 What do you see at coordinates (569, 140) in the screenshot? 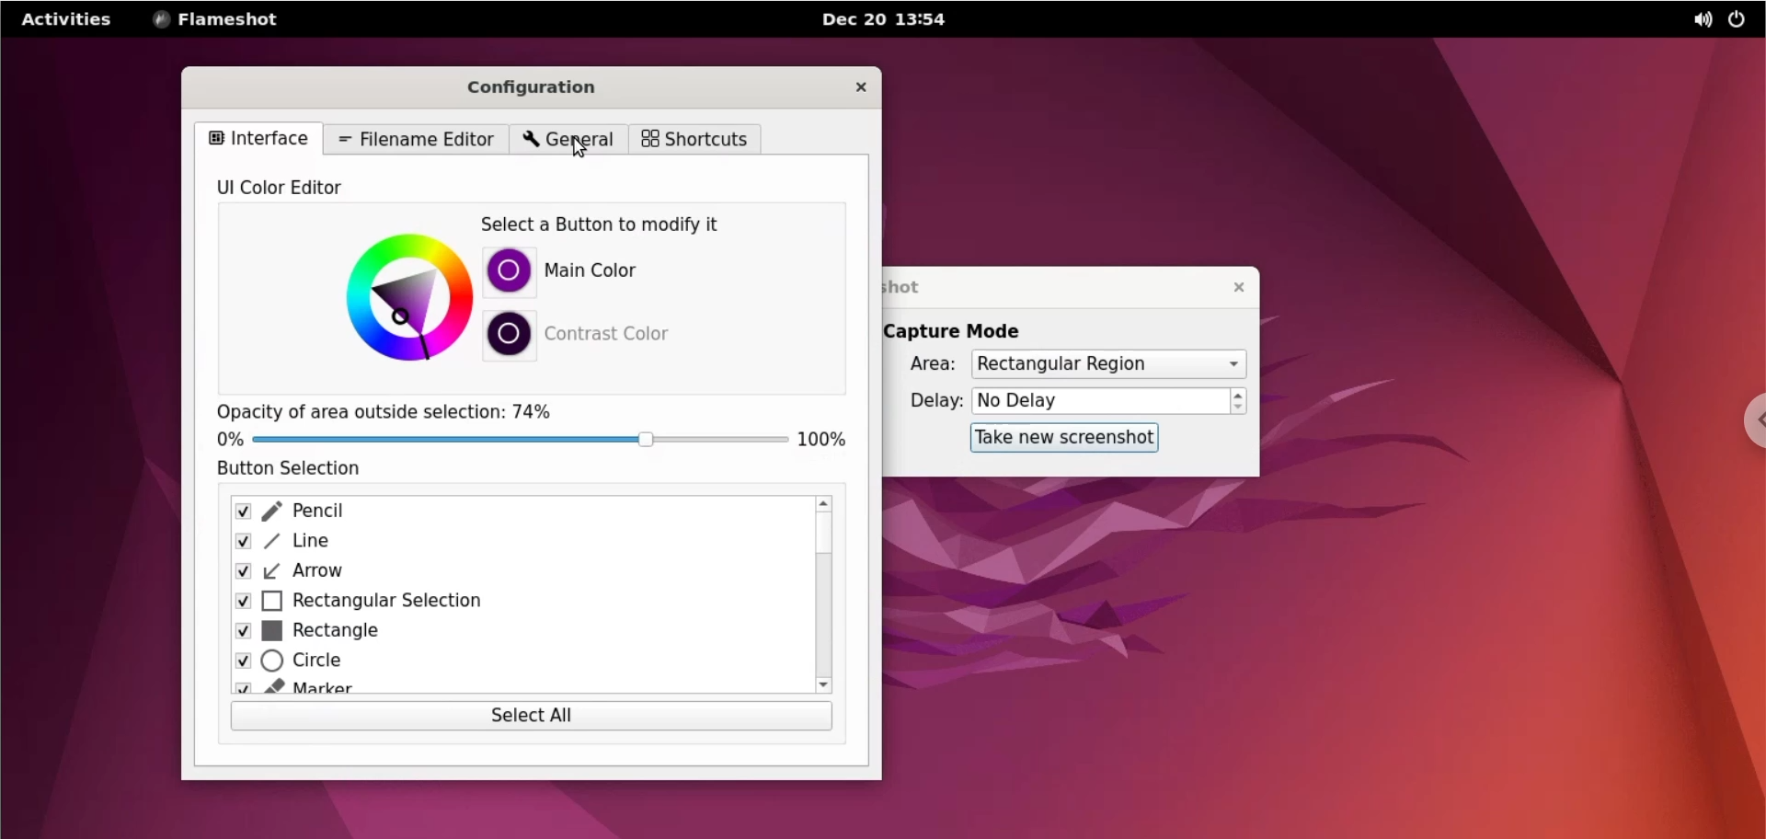
I see `general` at bounding box center [569, 140].